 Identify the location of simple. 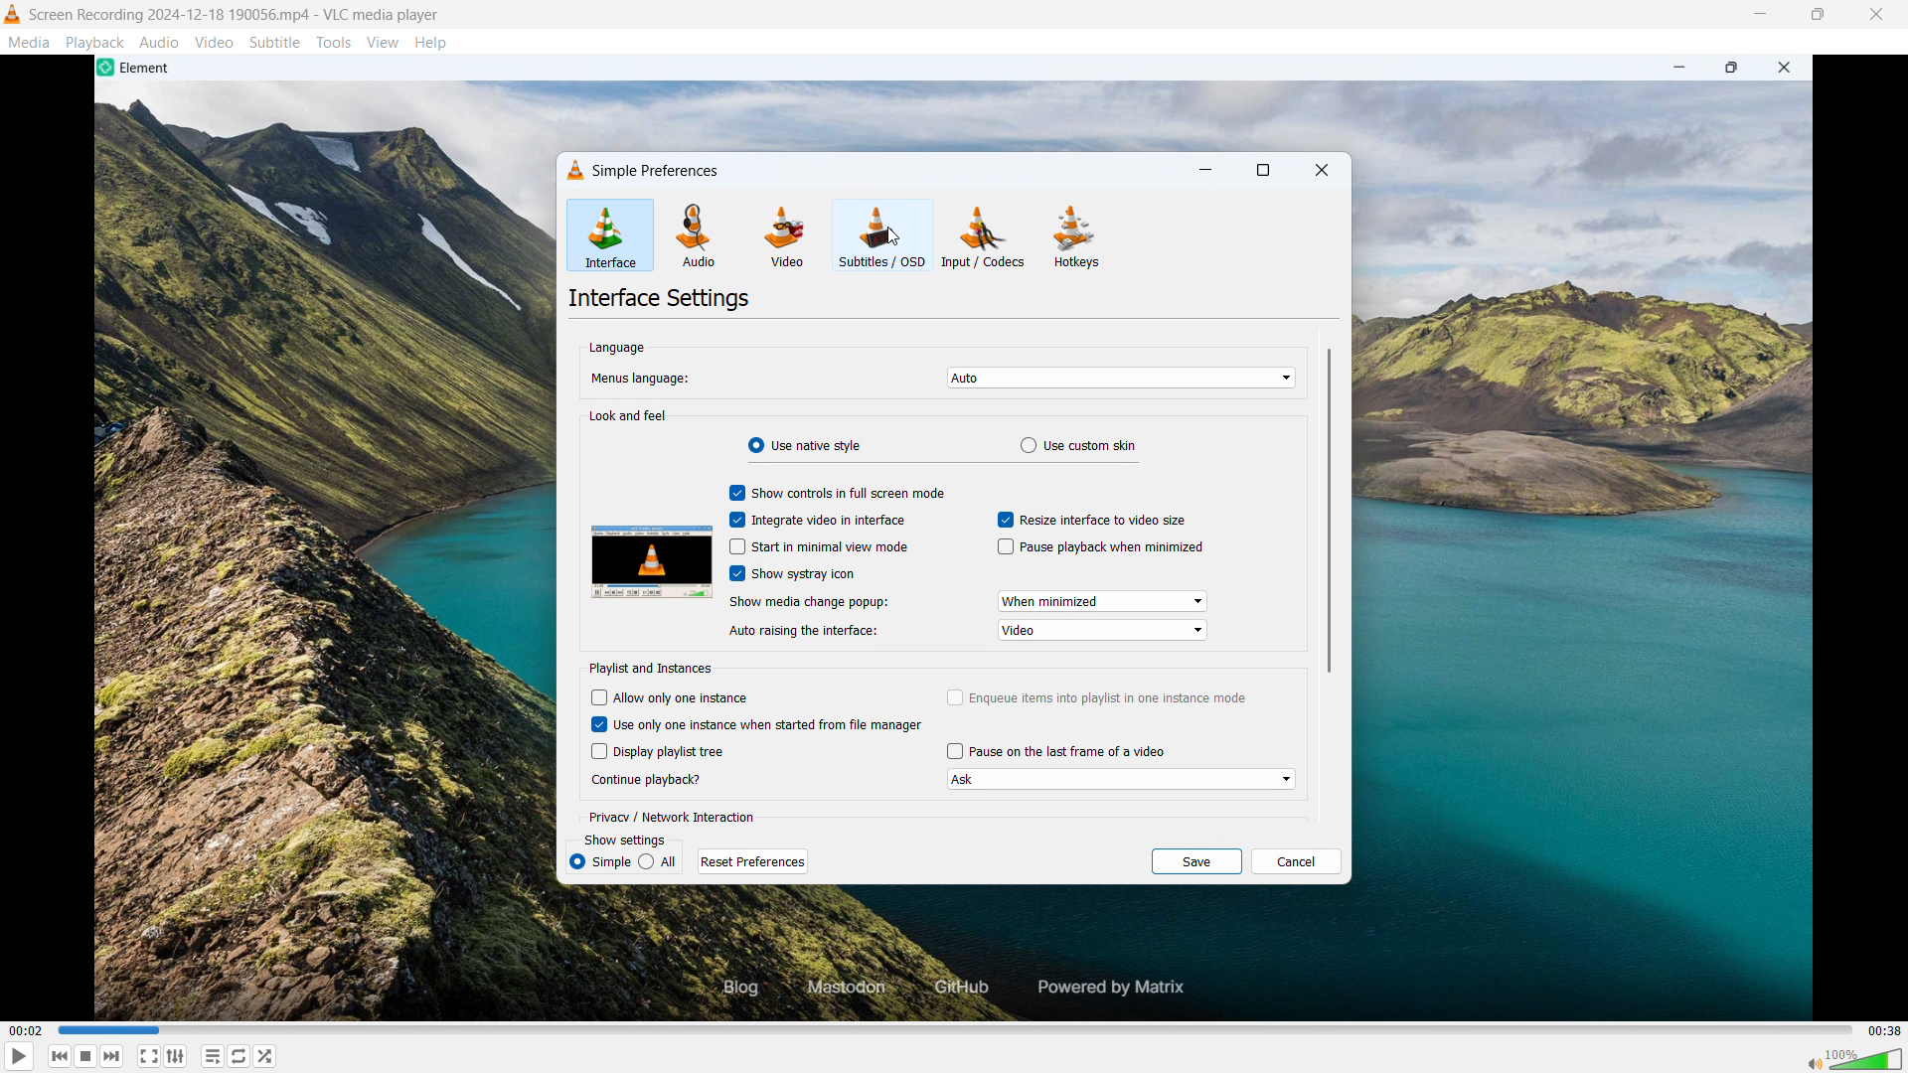
(658, 862).